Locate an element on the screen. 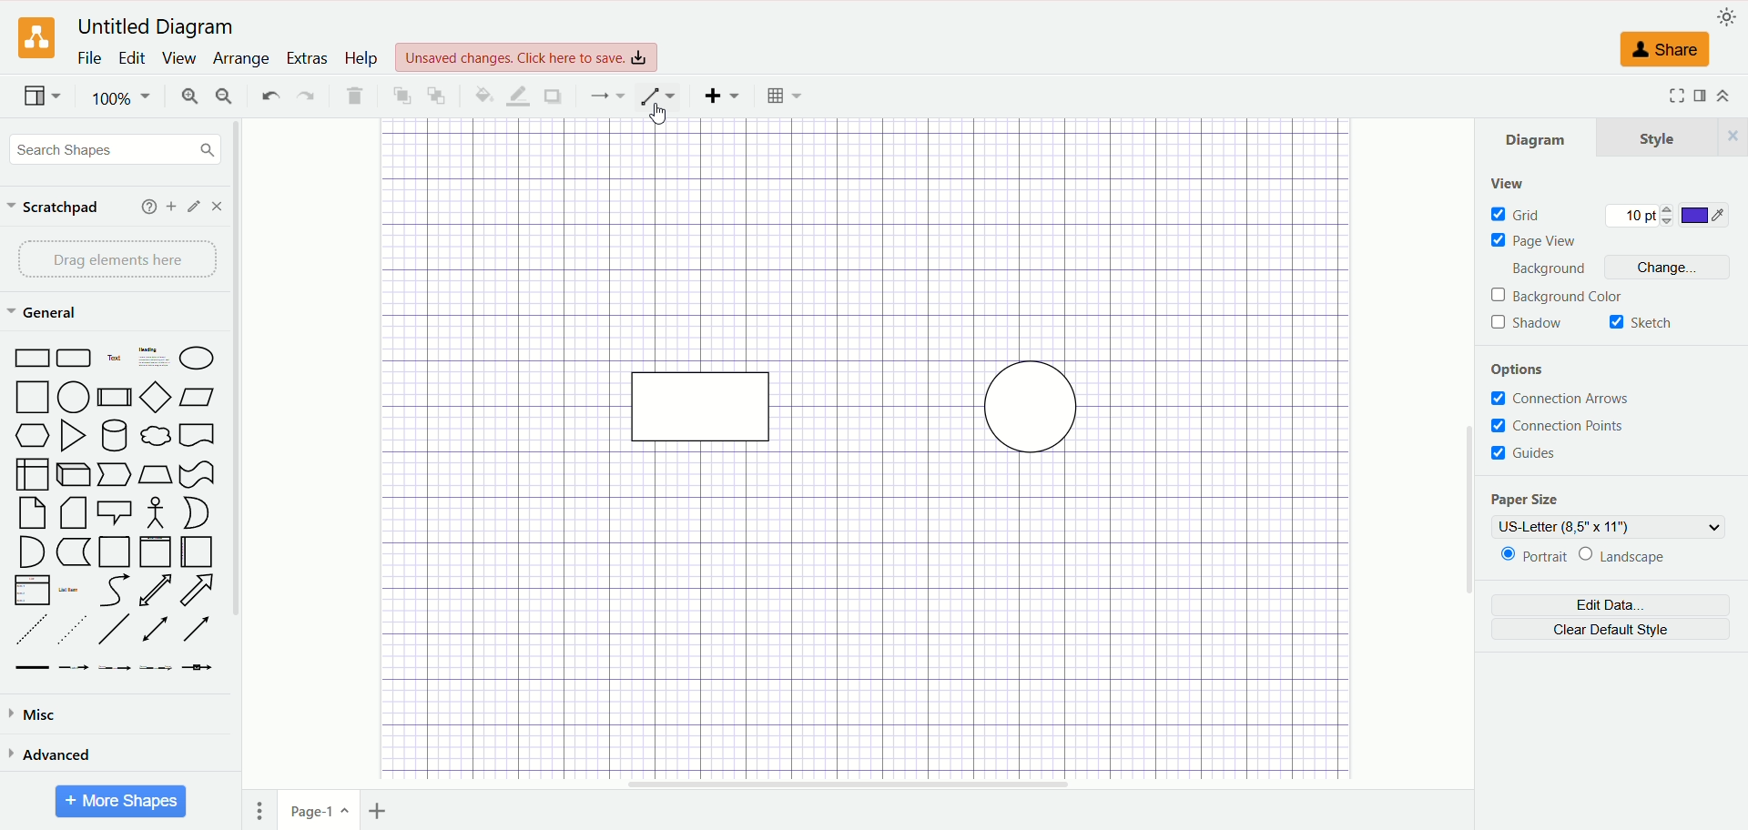 The width and height of the screenshot is (1748, 830). Semicircle is located at coordinates (32, 552).